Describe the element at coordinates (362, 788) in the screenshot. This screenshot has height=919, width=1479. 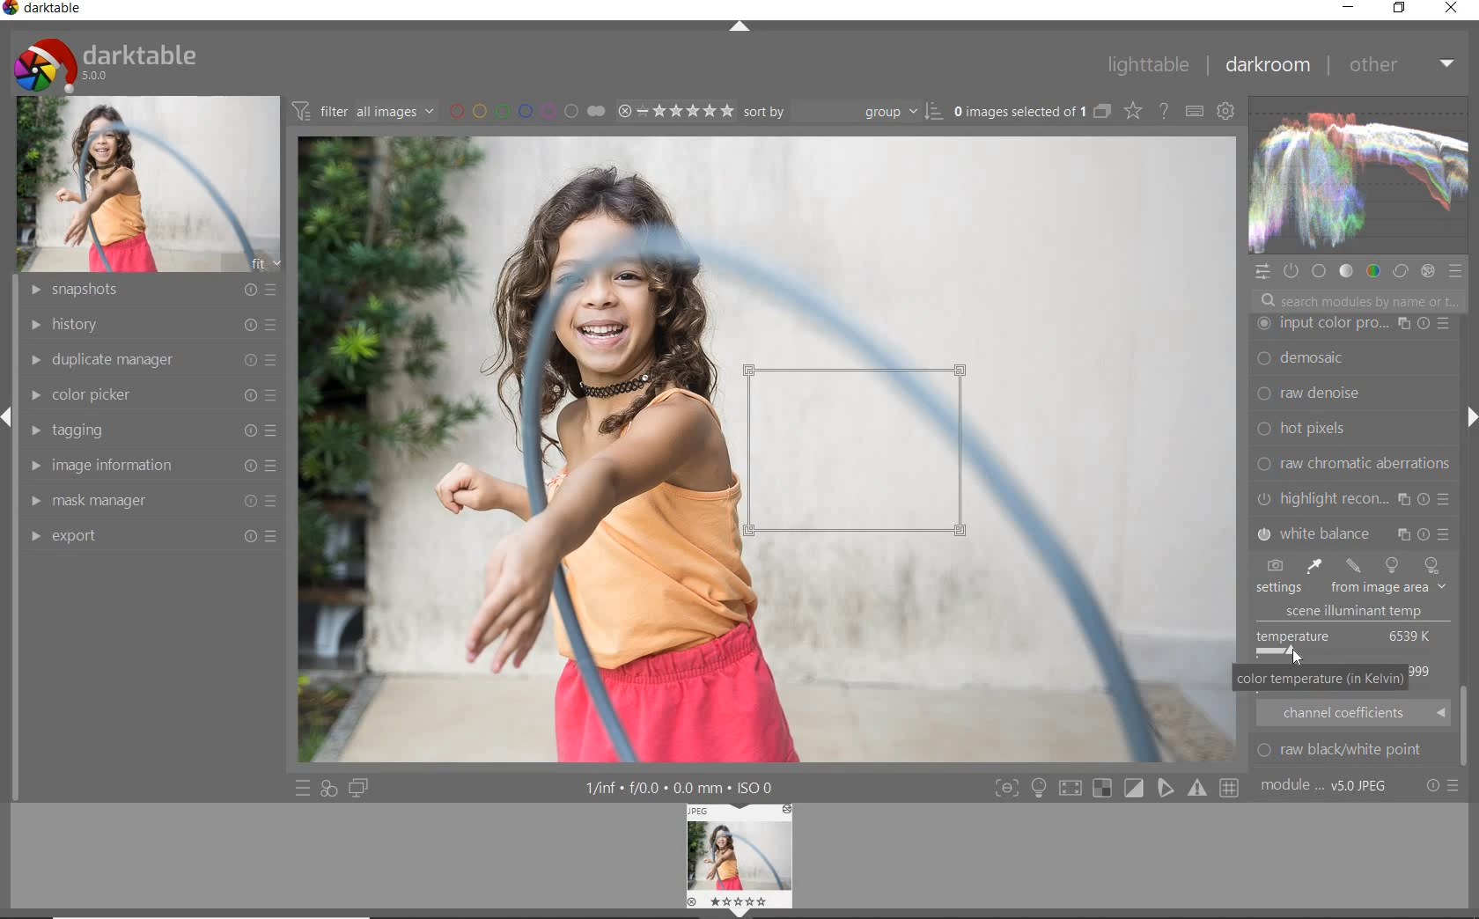
I see `display a second darkroom image window` at that location.